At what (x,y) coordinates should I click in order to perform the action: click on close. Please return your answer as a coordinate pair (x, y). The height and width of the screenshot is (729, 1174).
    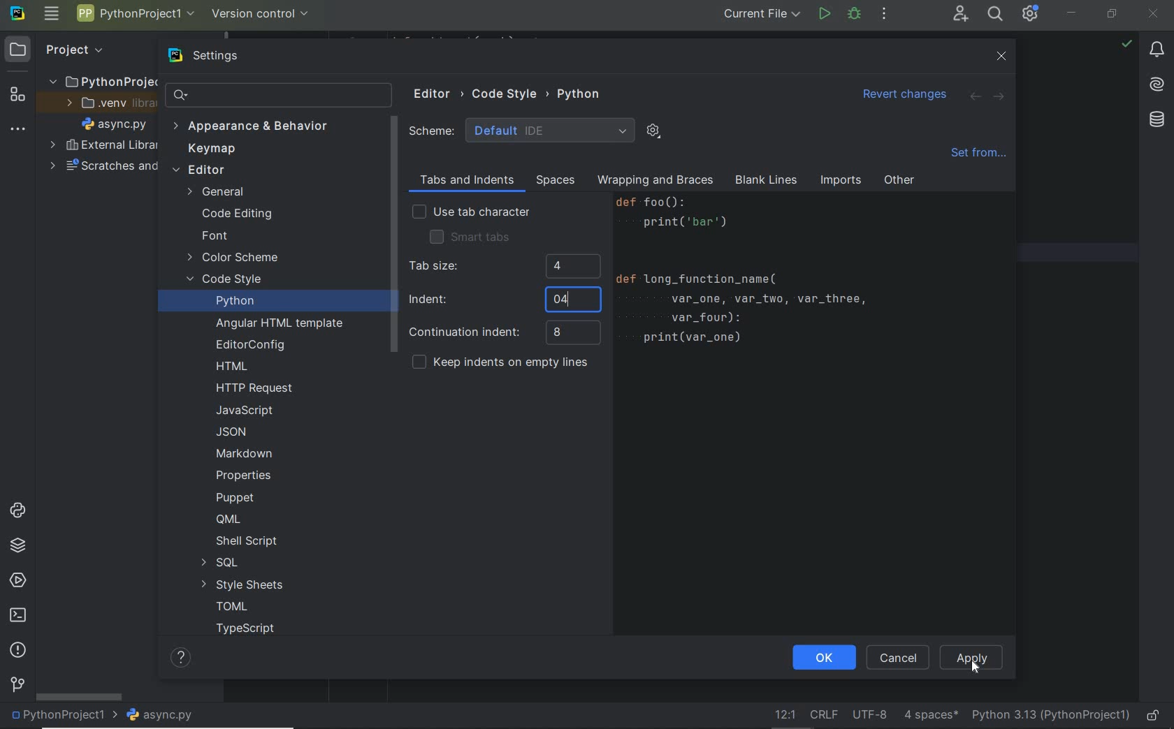
    Looking at the image, I should click on (1155, 15).